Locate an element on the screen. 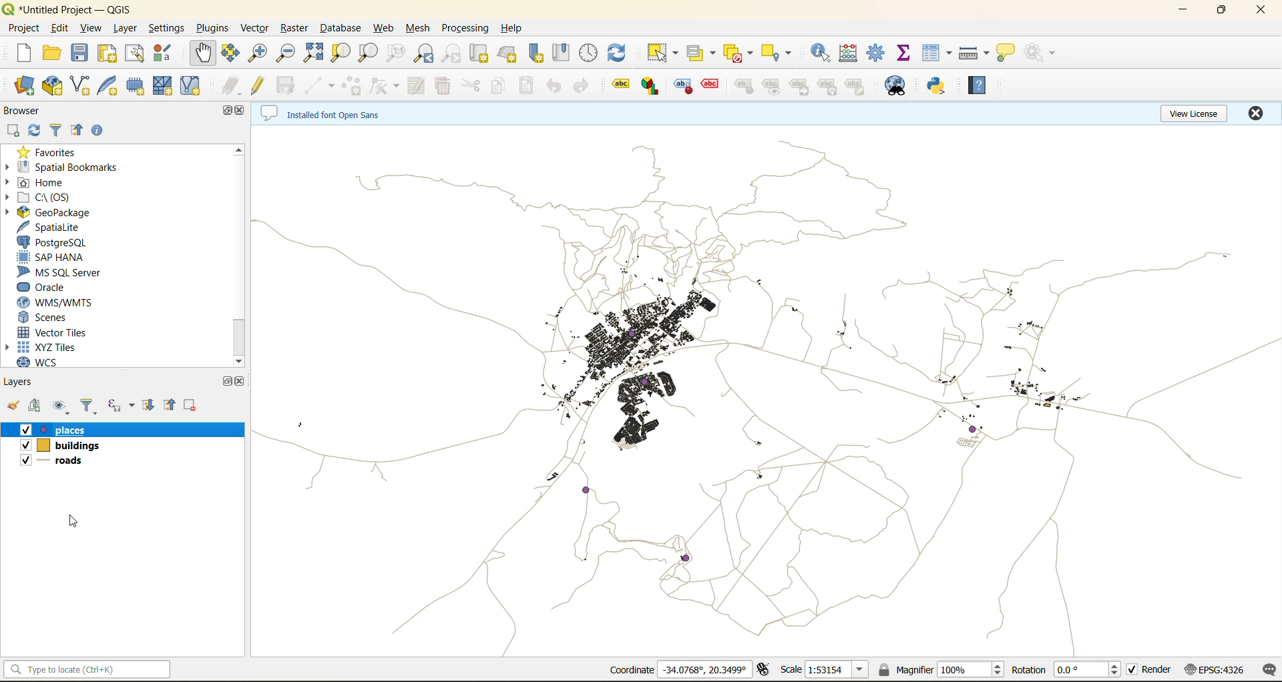  c\:os is located at coordinates (43, 198).